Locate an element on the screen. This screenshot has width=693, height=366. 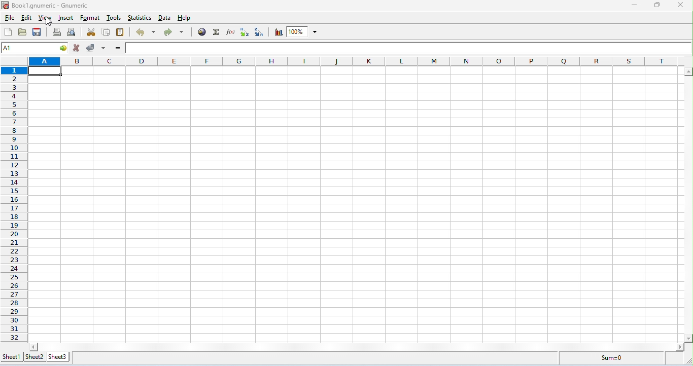
insert hyper link is located at coordinates (203, 31).